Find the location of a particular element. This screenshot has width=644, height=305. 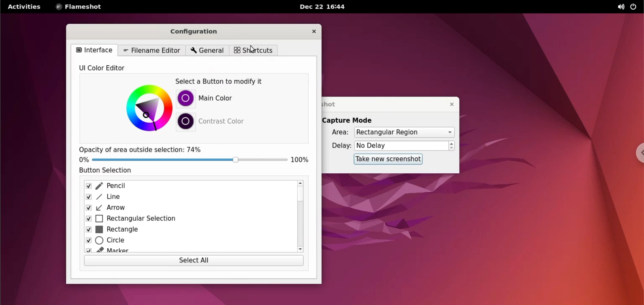

flameshot options is located at coordinates (79, 7).